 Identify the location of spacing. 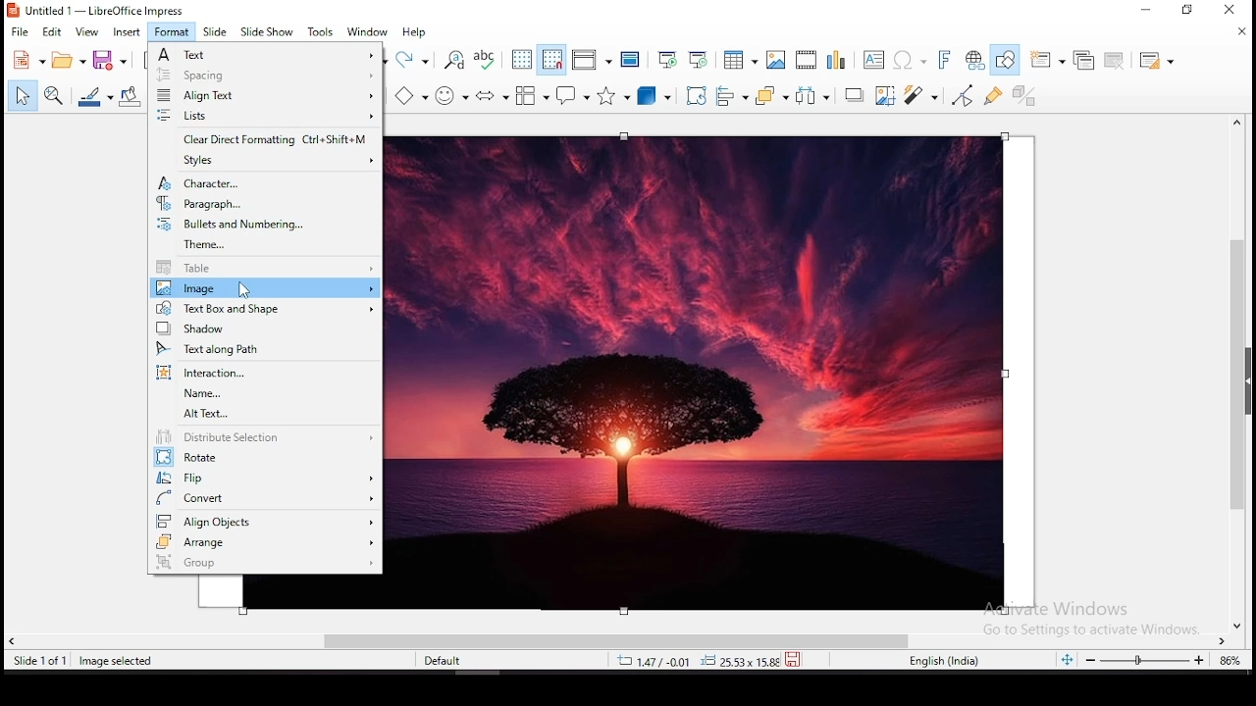
(265, 76).